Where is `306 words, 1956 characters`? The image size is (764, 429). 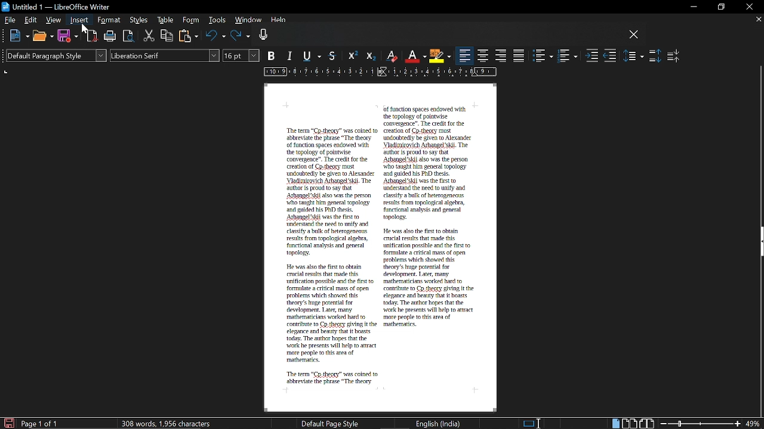
306 words, 1956 characters is located at coordinates (168, 423).